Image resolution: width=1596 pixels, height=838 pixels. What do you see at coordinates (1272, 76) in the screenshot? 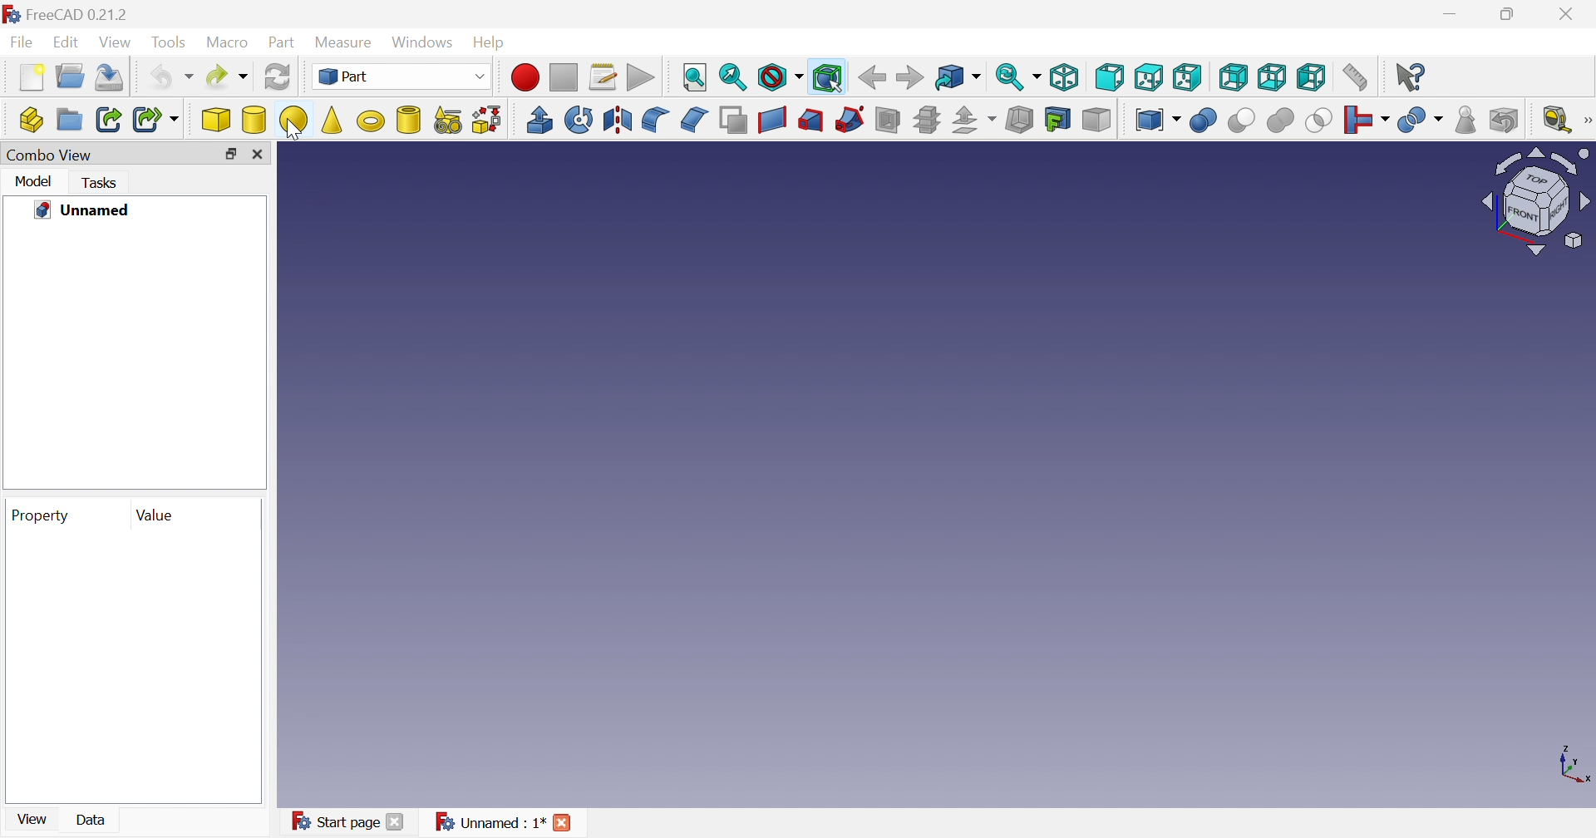
I see `Bottom` at bounding box center [1272, 76].